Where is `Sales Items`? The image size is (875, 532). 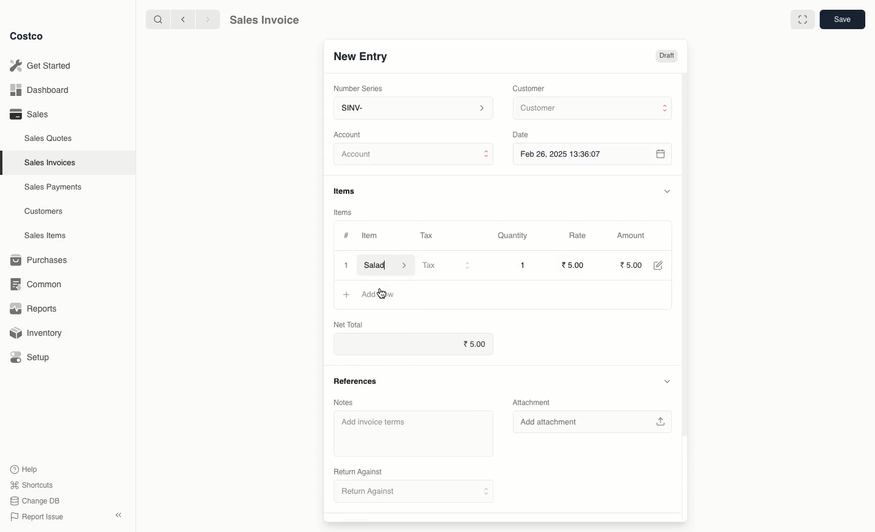
Sales Items is located at coordinates (48, 236).